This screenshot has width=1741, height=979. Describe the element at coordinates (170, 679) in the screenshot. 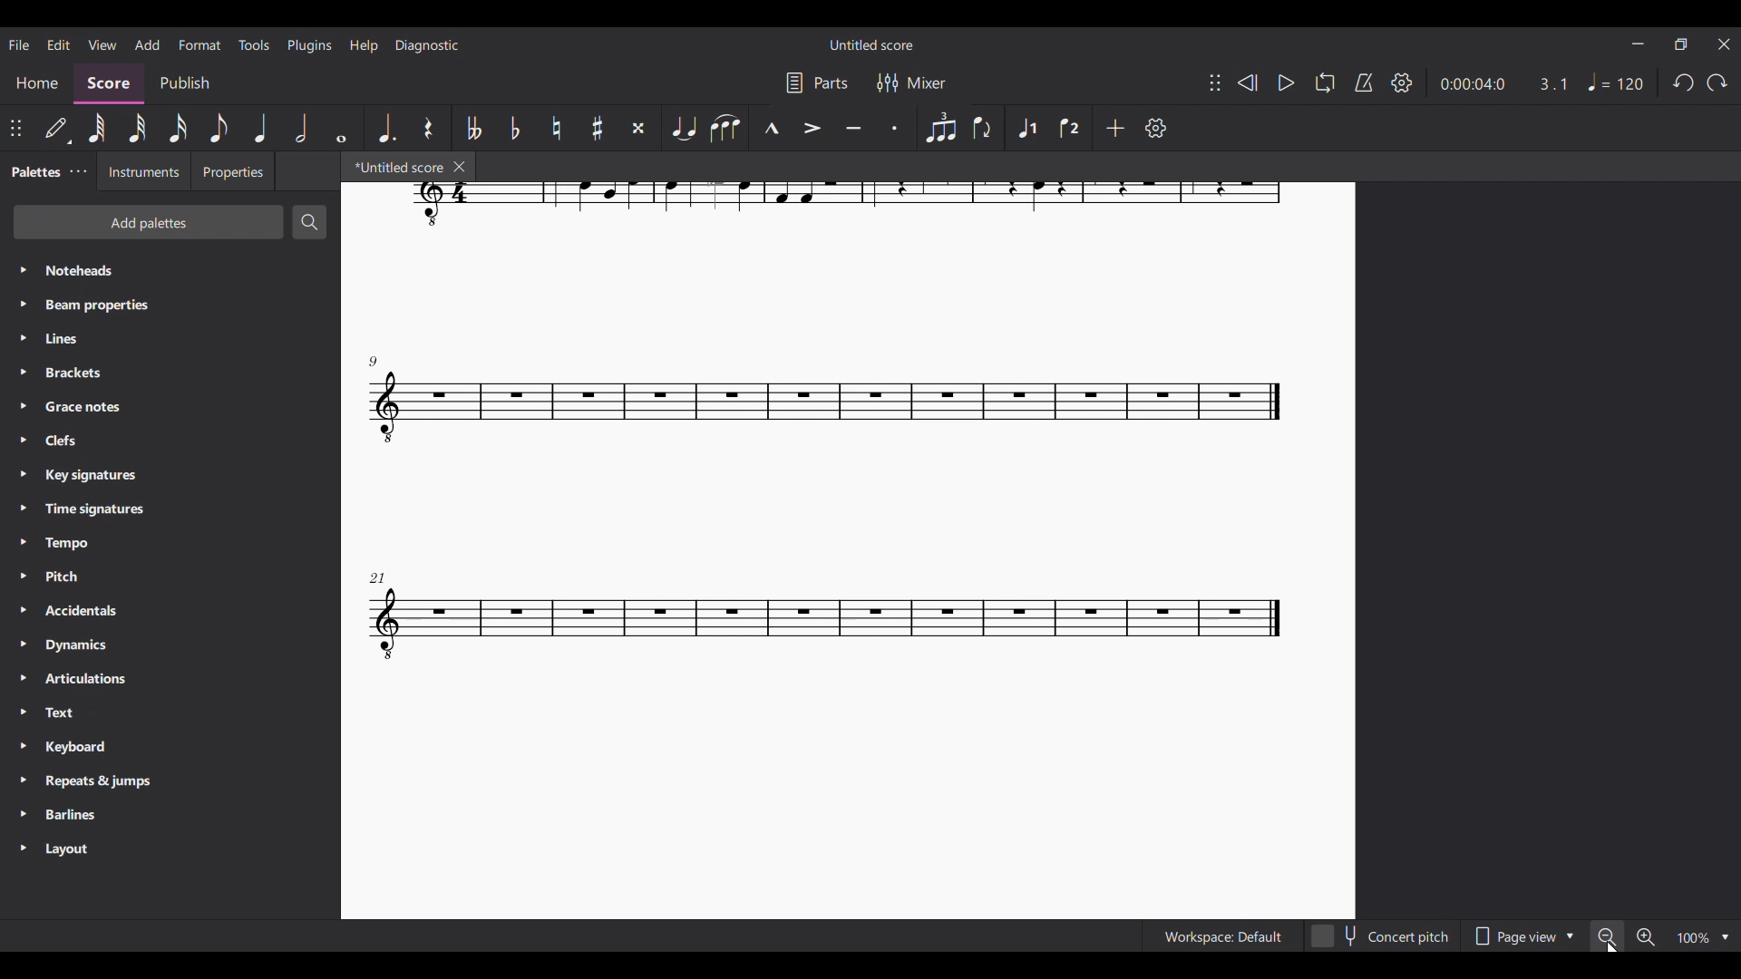

I see `Articulations` at that location.